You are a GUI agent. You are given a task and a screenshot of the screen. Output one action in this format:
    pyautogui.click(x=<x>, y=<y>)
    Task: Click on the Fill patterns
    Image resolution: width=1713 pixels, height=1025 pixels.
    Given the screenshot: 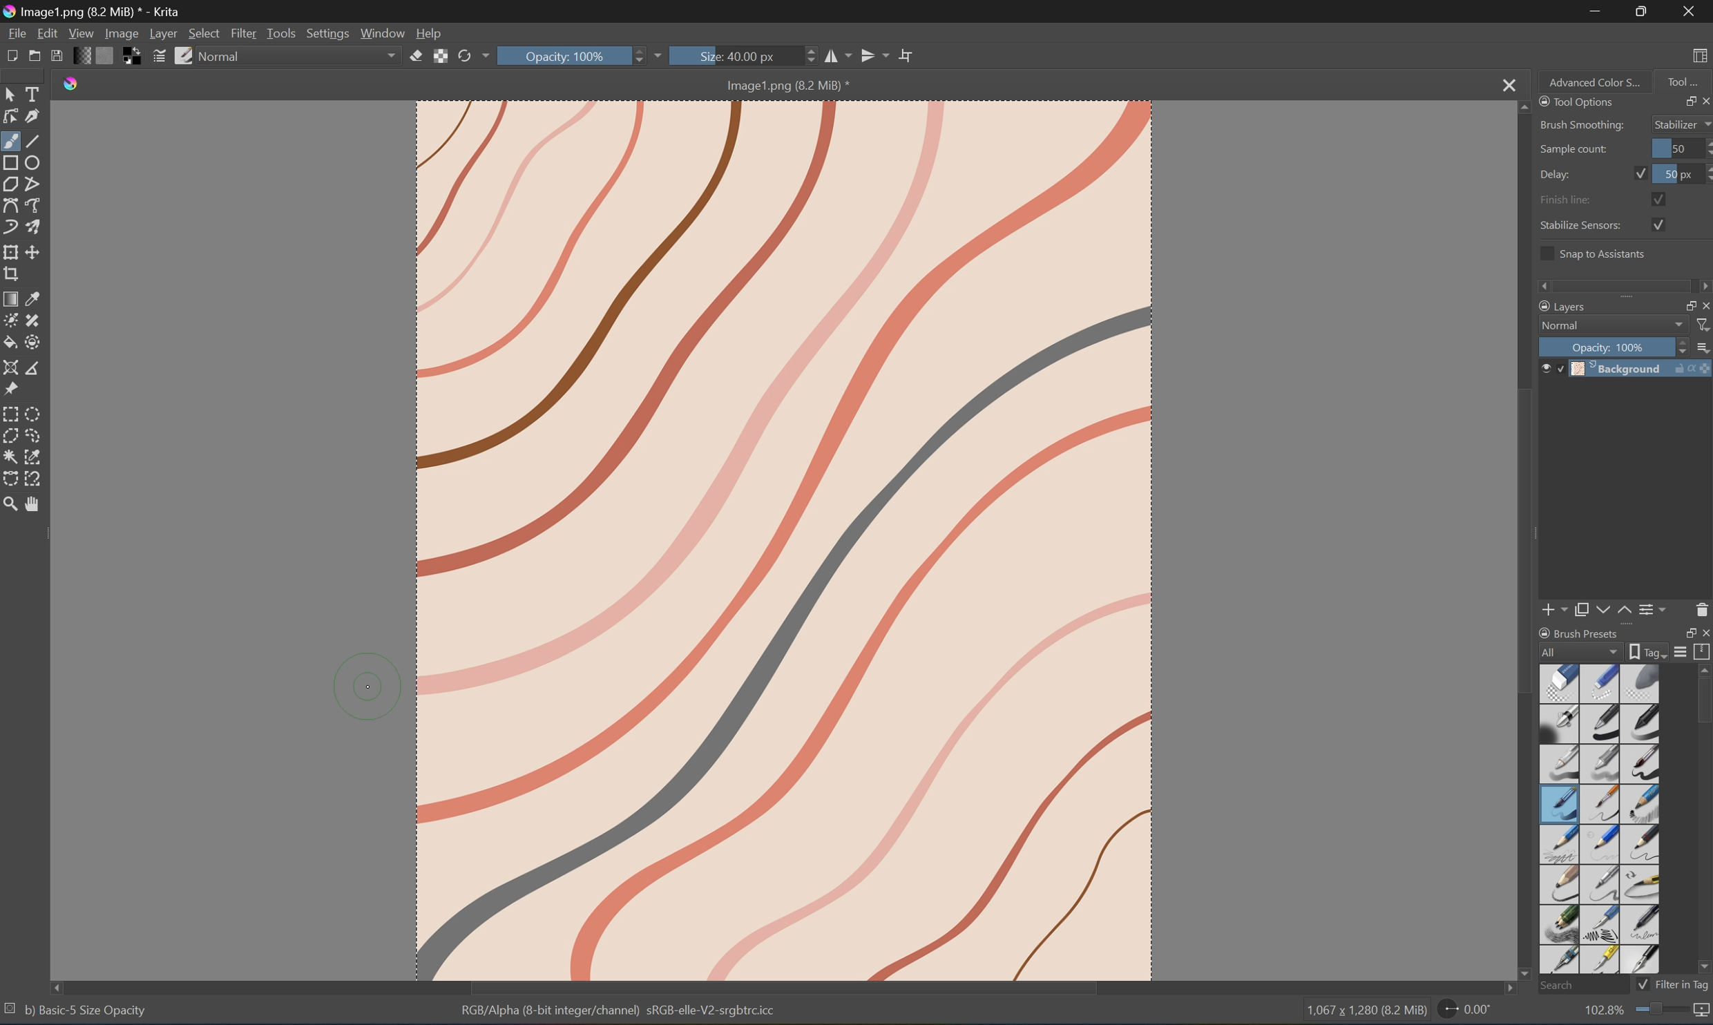 What is the action you would take?
    pyautogui.click(x=108, y=57)
    